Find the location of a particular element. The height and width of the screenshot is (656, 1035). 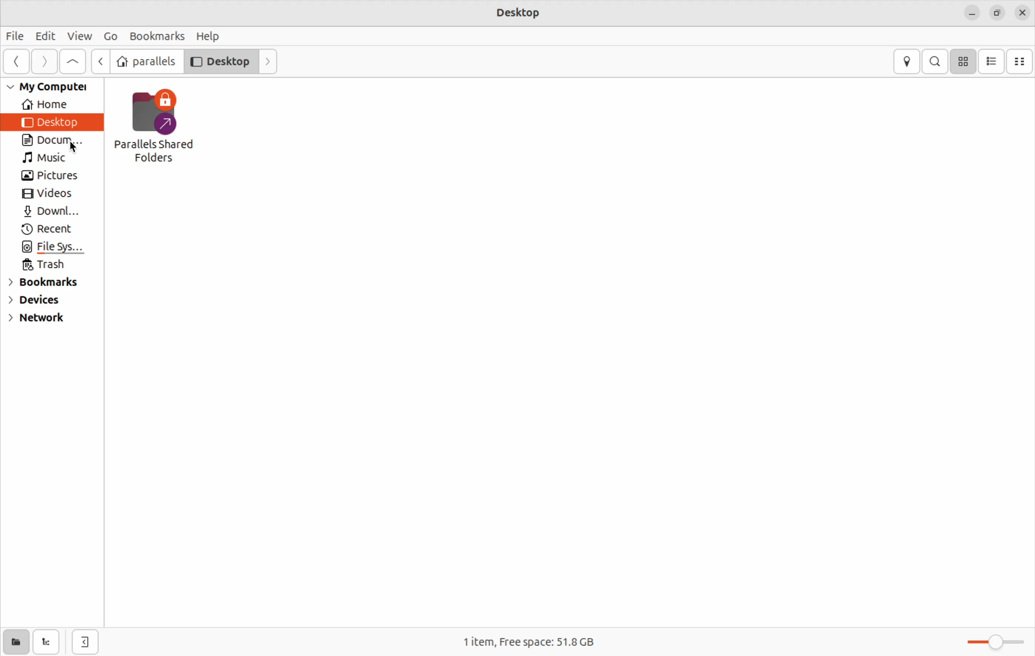

Videos is located at coordinates (49, 195).